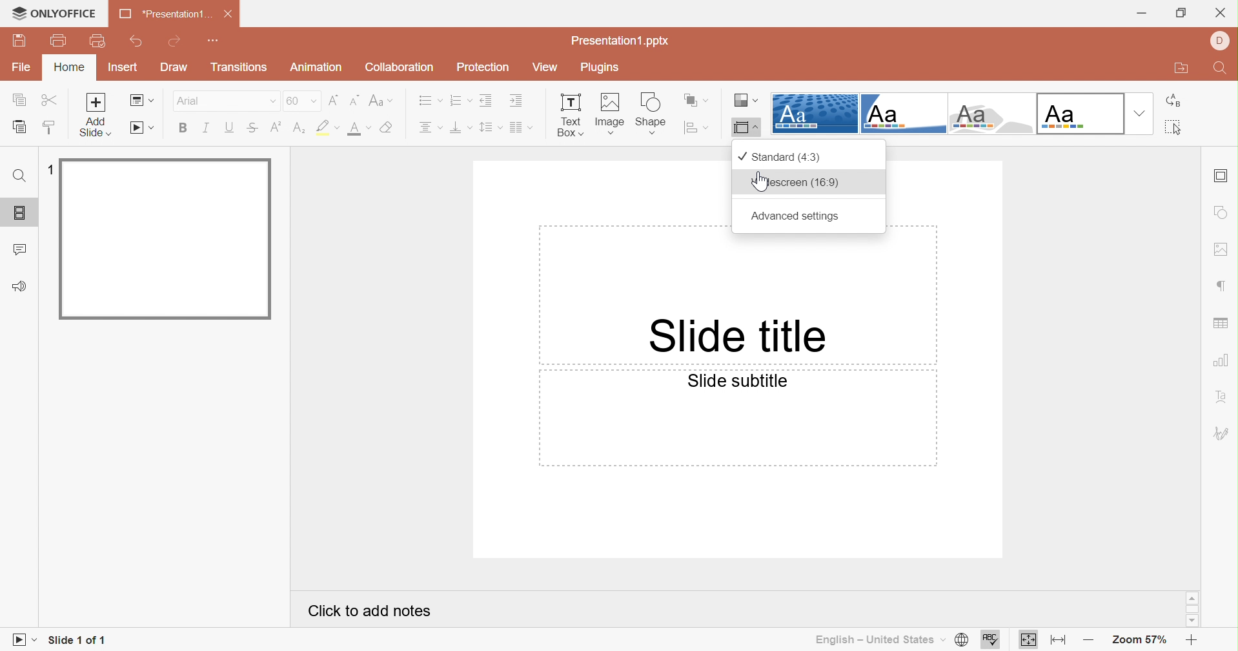  I want to click on Insert, so click(125, 67).